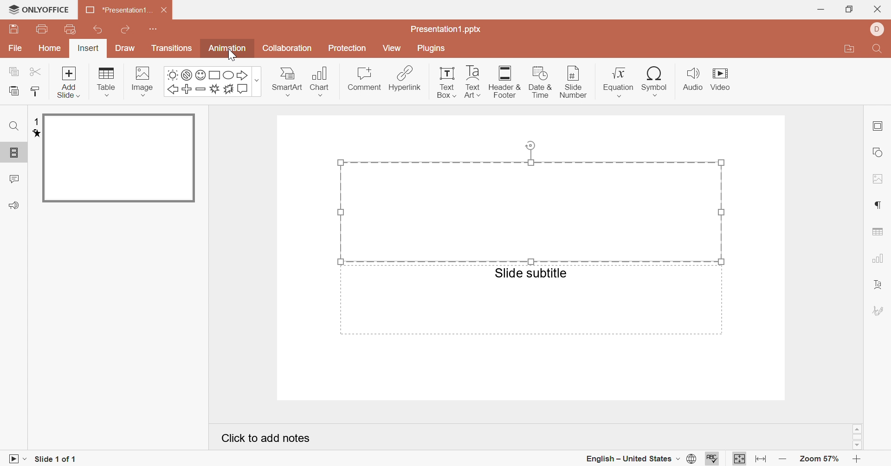 The height and width of the screenshot is (466, 891). Describe the element at coordinates (98, 29) in the screenshot. I see `undo` at that location.